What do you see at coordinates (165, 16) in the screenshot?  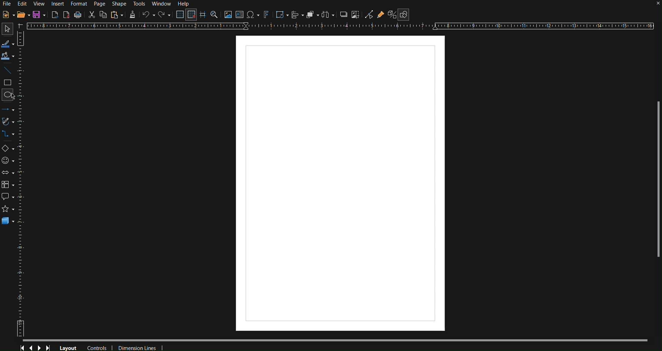 I see `Redo` at bounding box center [165, 16].